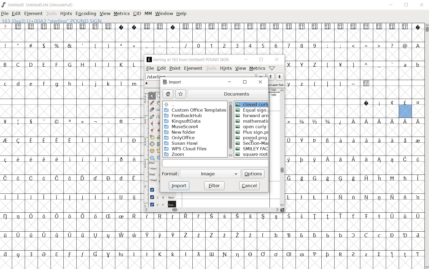 The image size is (429, 269). Describe the element at coordinates (405, 178) in the screenshot. I see `Symbol` at that location.